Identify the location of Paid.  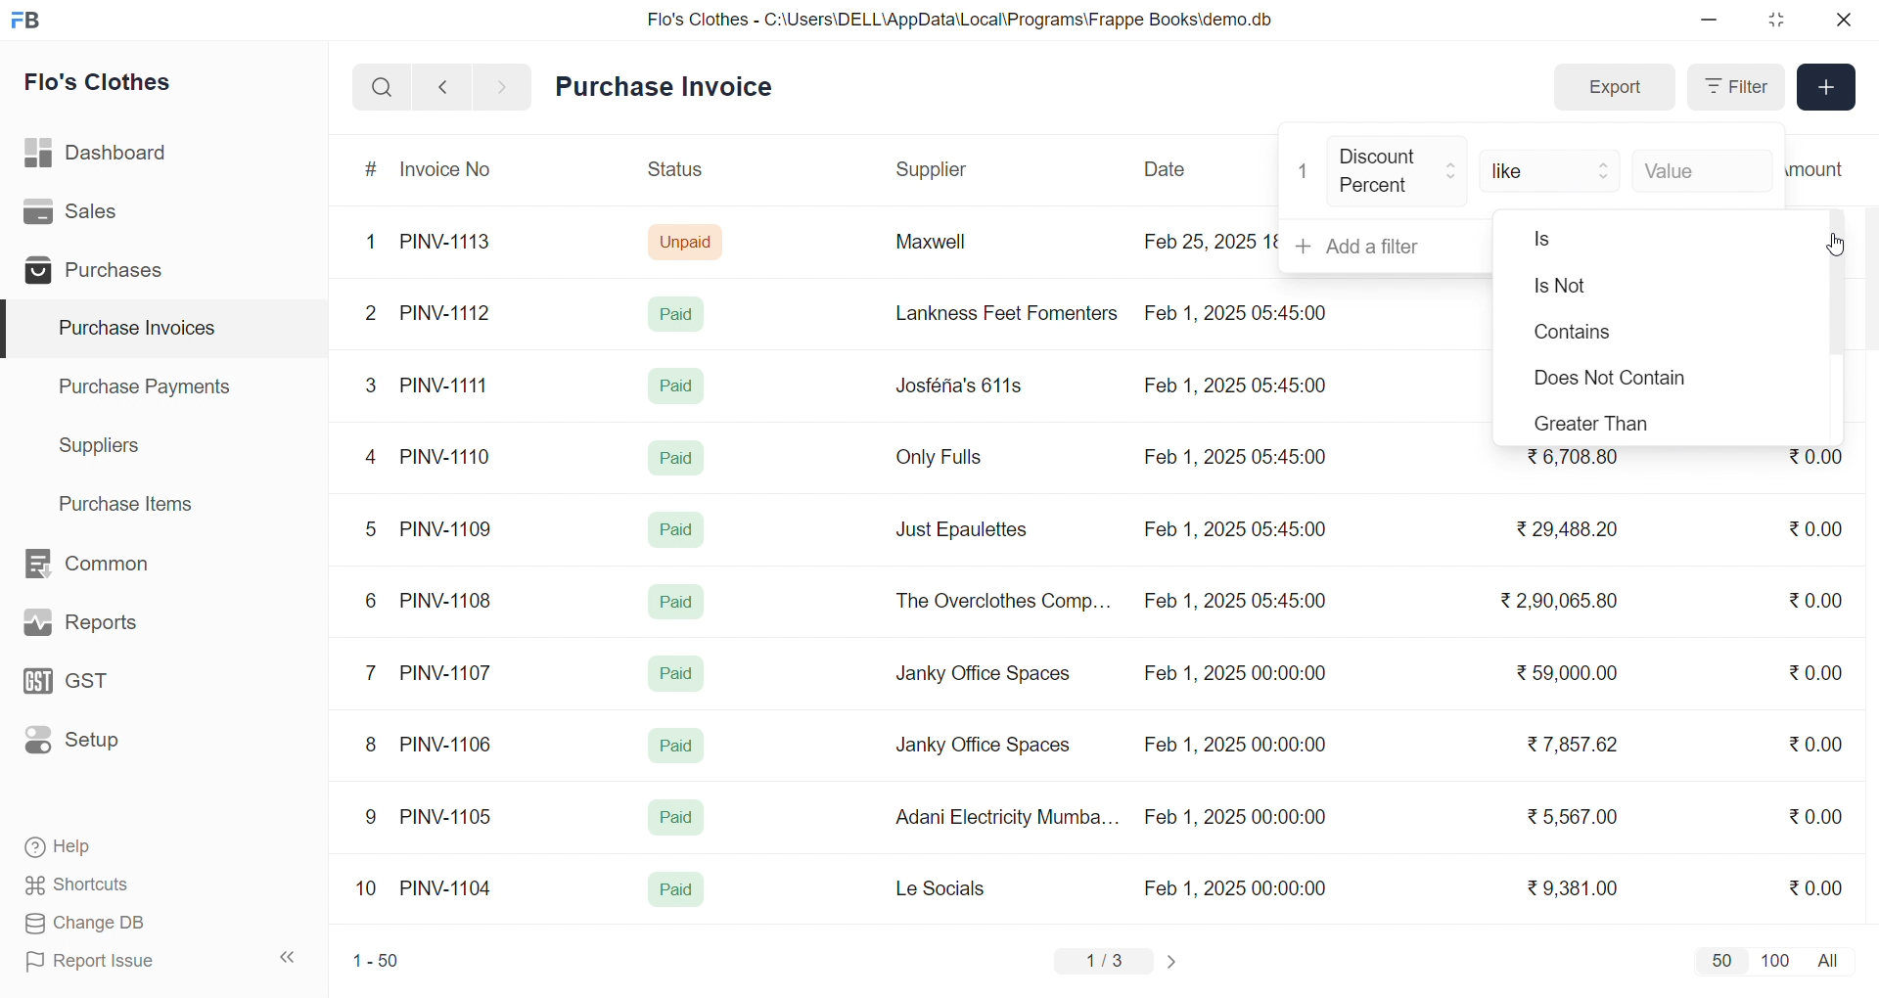
(680, 526).